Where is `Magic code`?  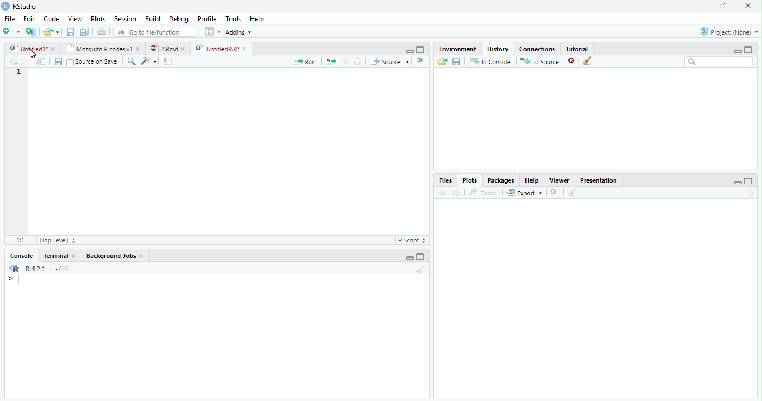 Magic code is located at coordinates (149, 62).